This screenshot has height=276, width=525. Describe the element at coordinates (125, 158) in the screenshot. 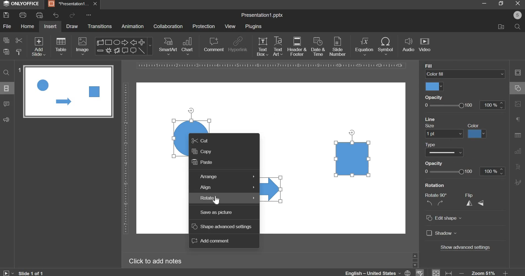

I see `vertical scale` at that location.